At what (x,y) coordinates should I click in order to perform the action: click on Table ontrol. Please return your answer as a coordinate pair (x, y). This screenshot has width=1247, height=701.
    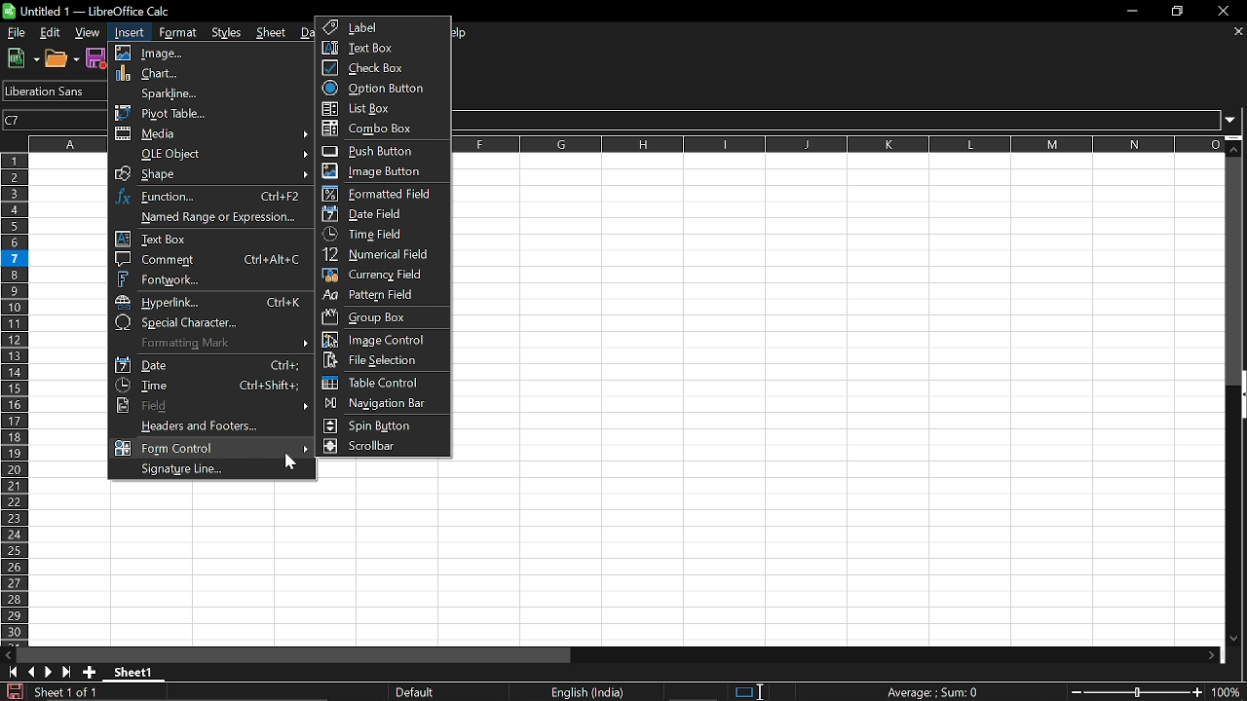
    Looking at the image, I should click on (379, 383).